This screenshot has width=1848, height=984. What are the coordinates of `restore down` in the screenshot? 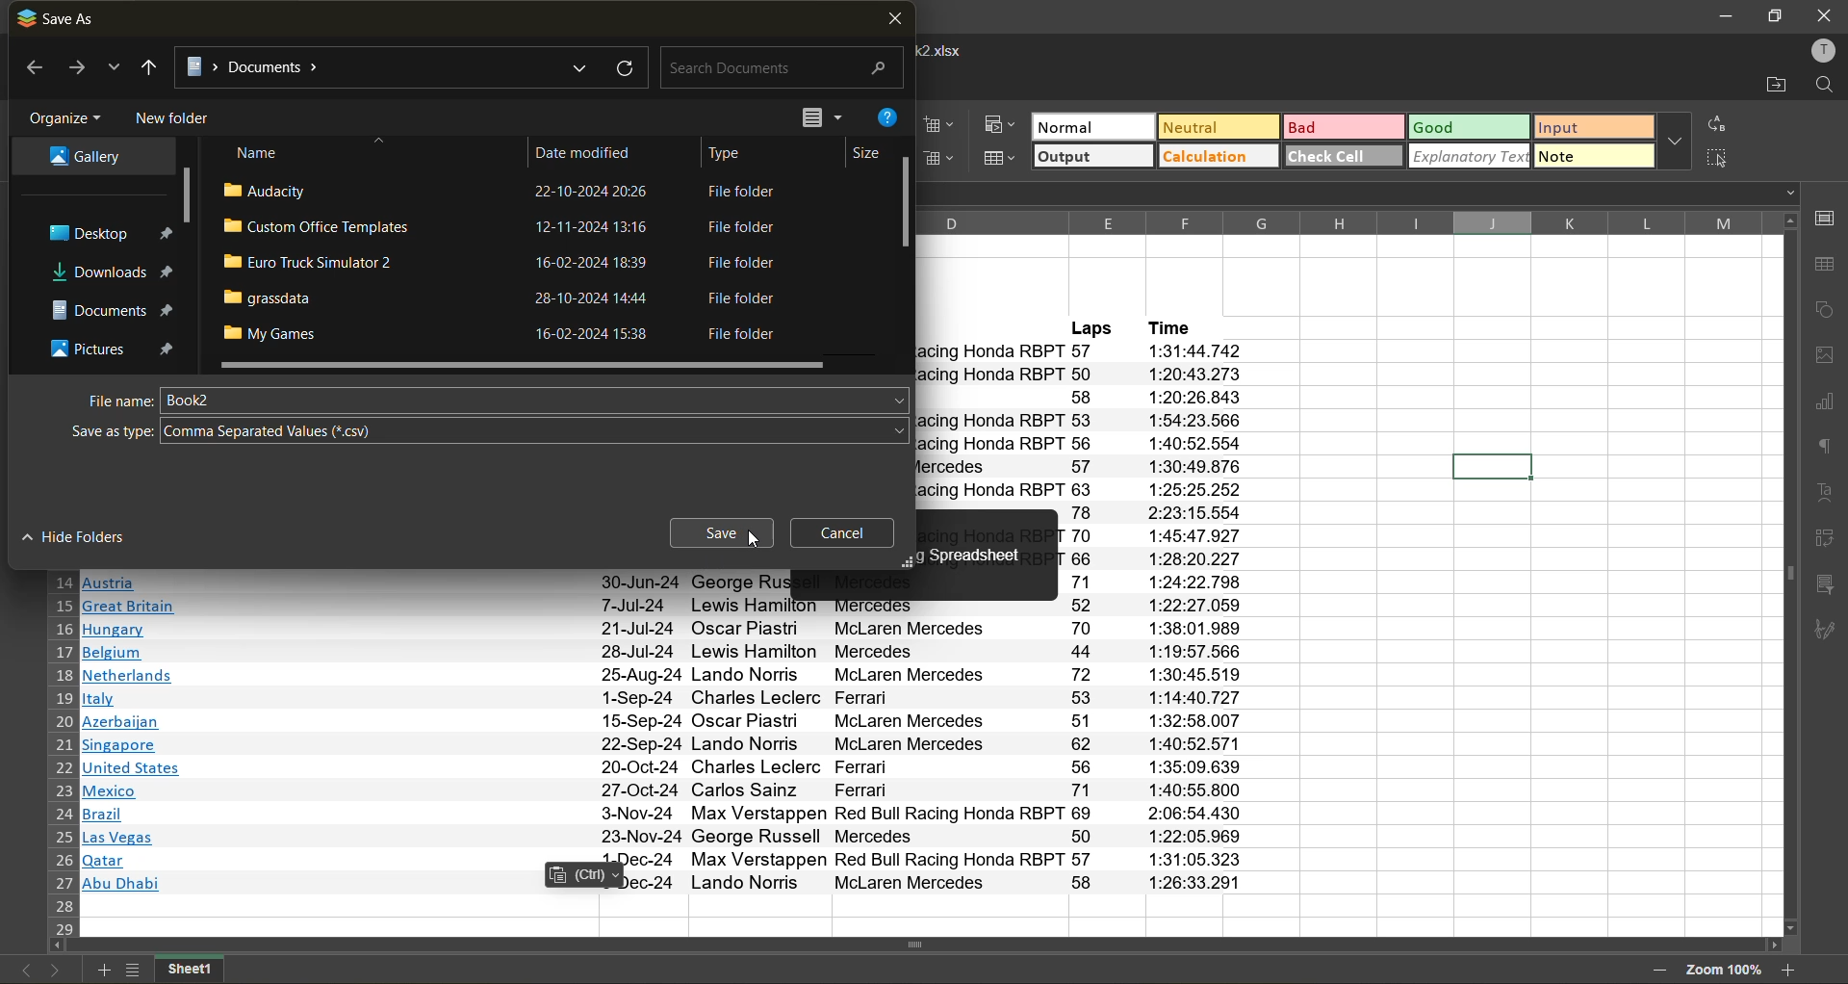 It's located at (1774, 16).